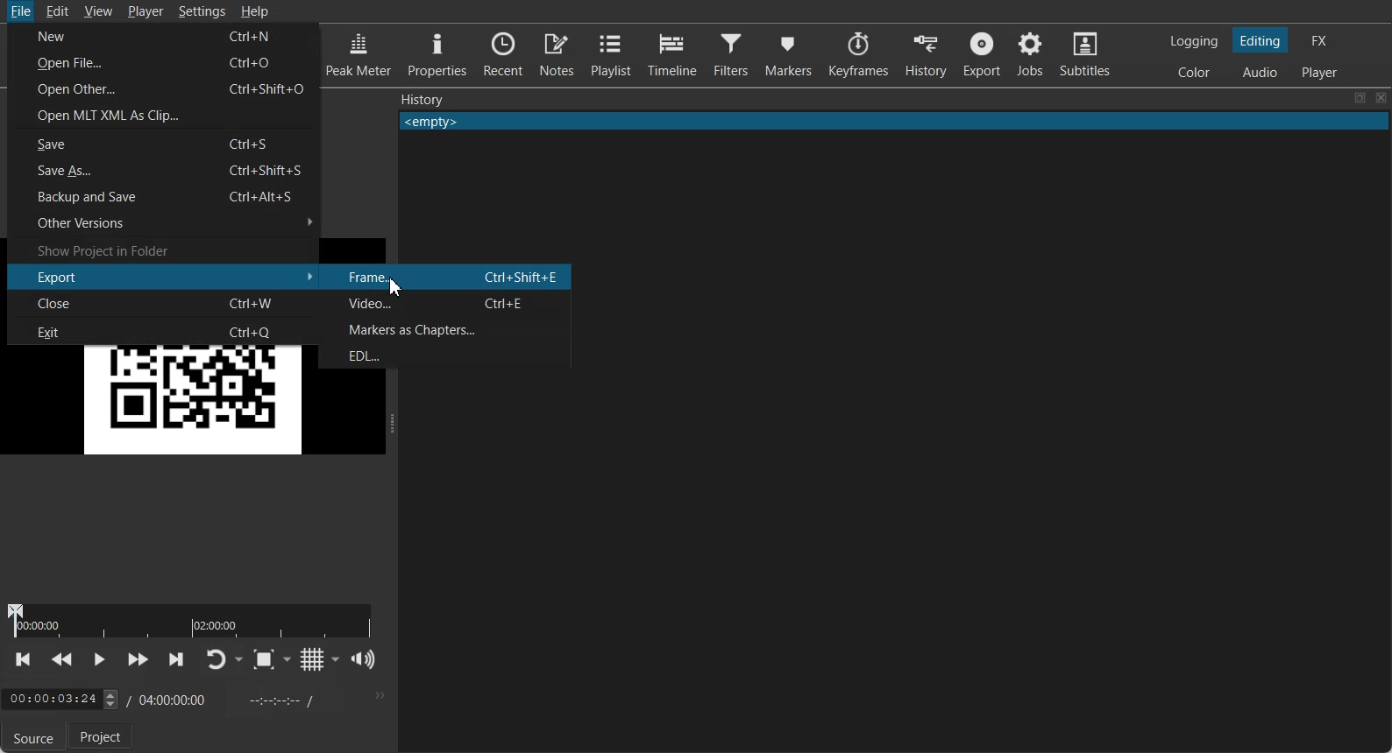  Describe the element at coordinates (164, 116) in the screenshot. I see `Open MLT XML as Clip` at that location.